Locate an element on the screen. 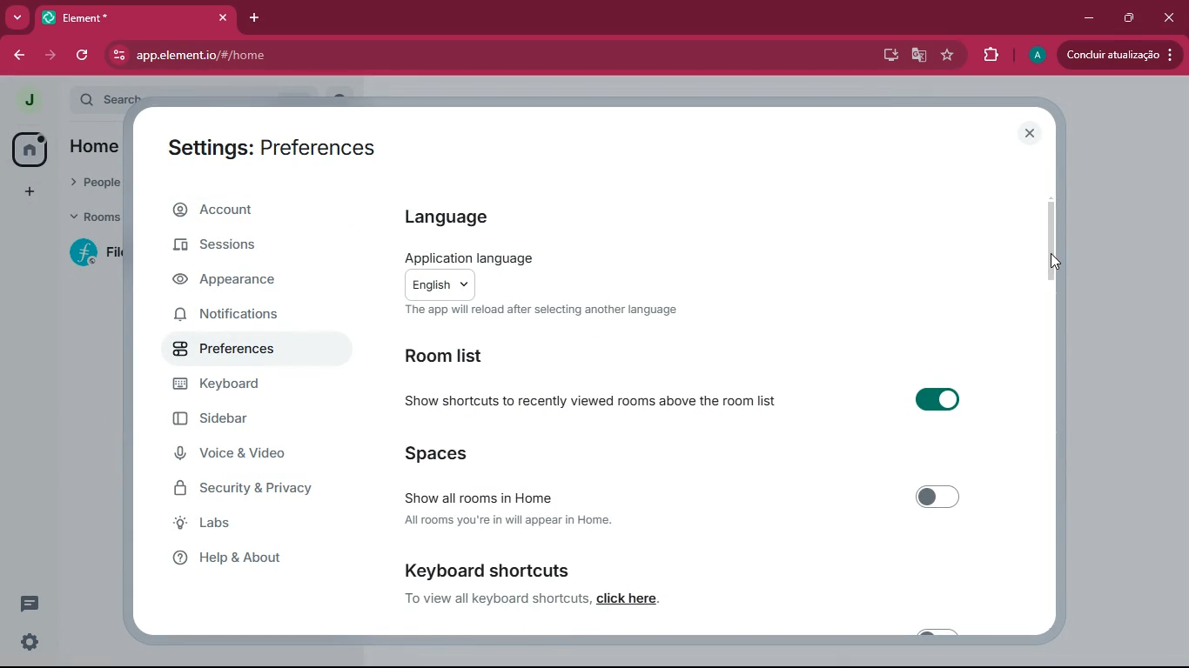 The width and height of the screenshot is (1189, 668). english is located at coordinates (440, 284).